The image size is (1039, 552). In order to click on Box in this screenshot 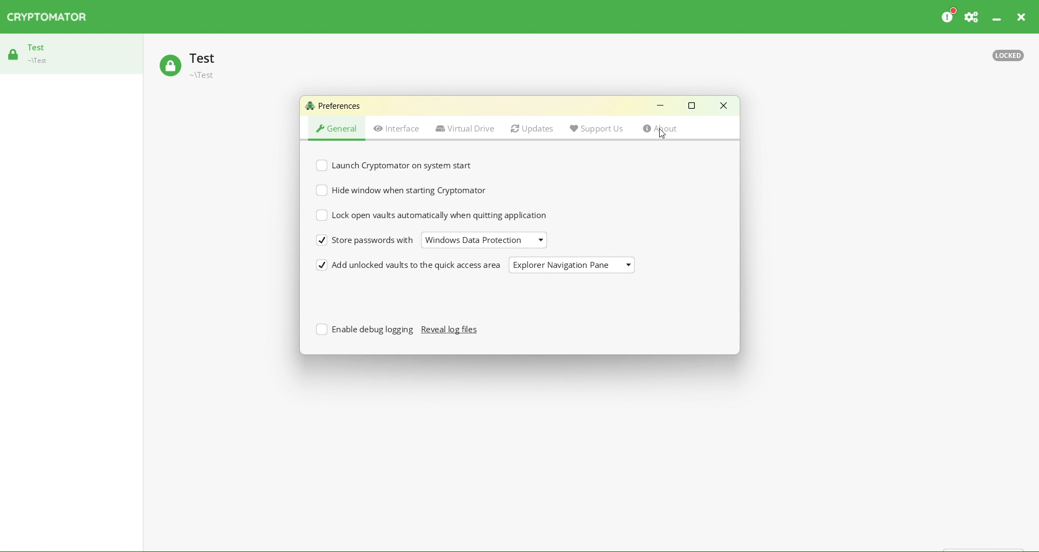, I will do `click(693, 108)`.